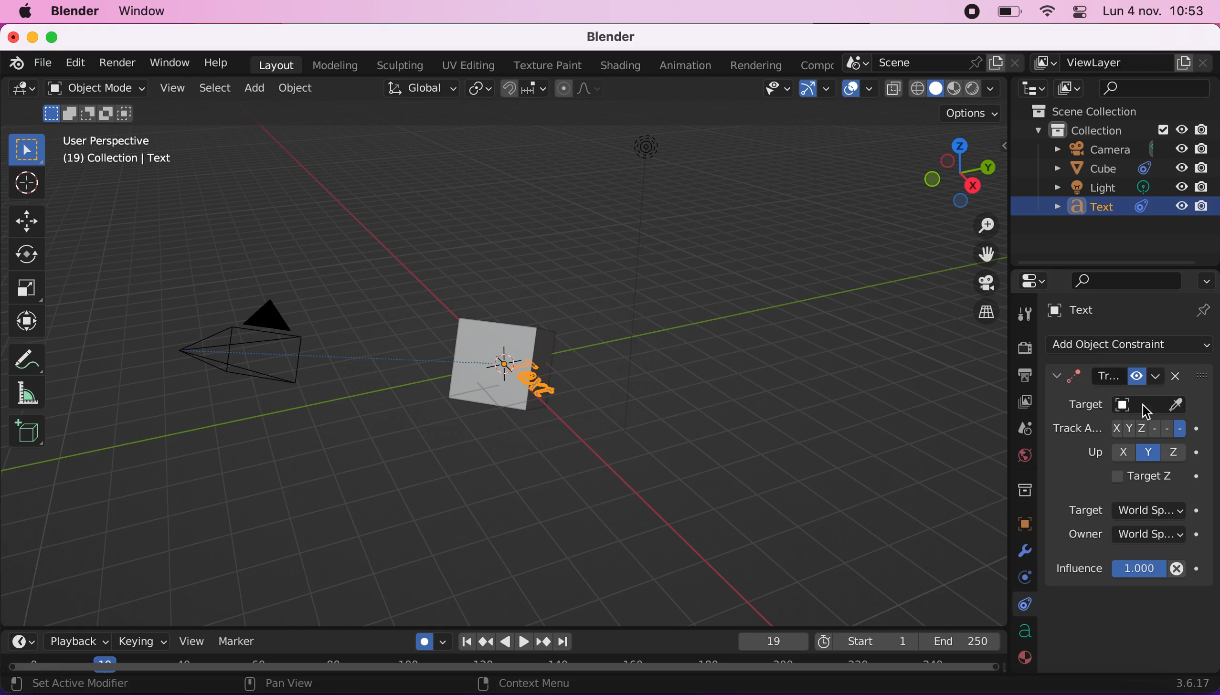 The image size is (1220, 695). I want to click on material, so click(1025, 660).